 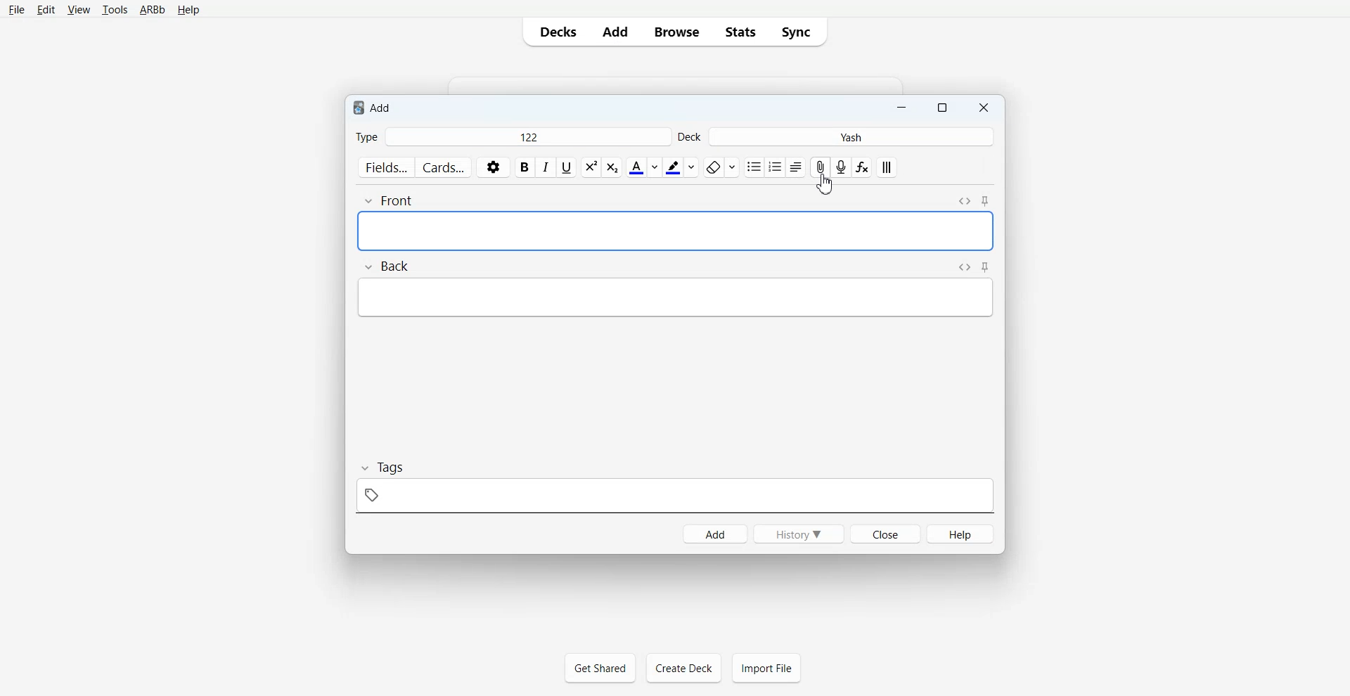 What do you see at coordinates (643, 167) in the screenshot?
I see `Text Color` at bounding box center [643, 167].